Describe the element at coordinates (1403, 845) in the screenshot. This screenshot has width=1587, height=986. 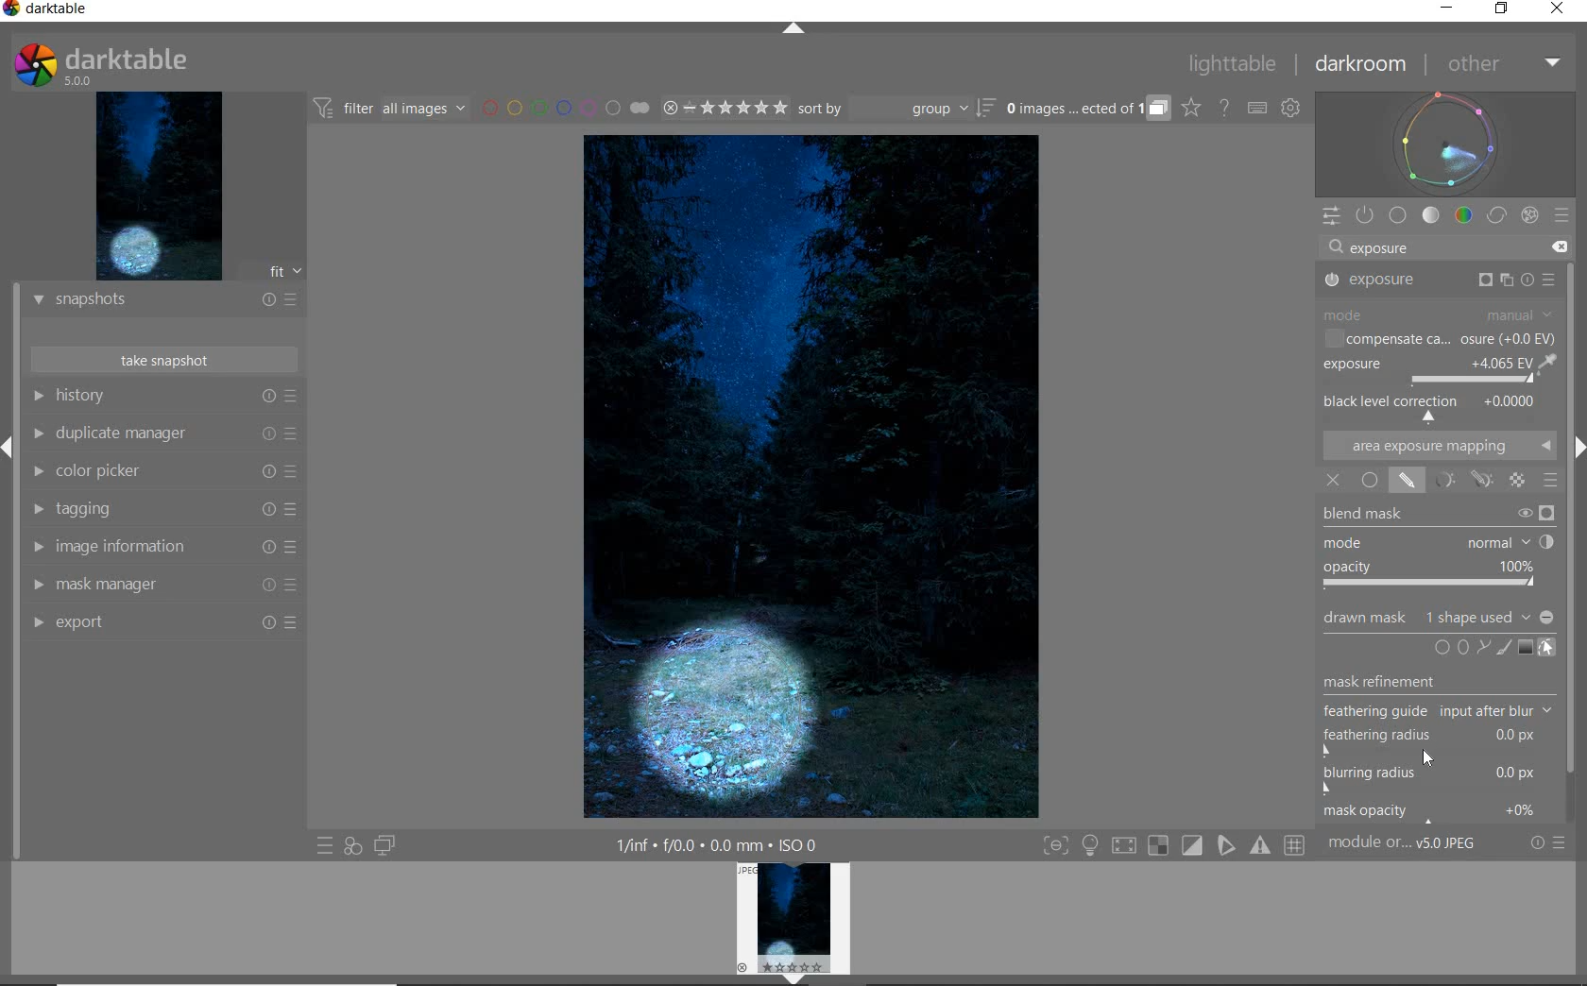
I see `MODULE...v5.0 JPEG` at that location.